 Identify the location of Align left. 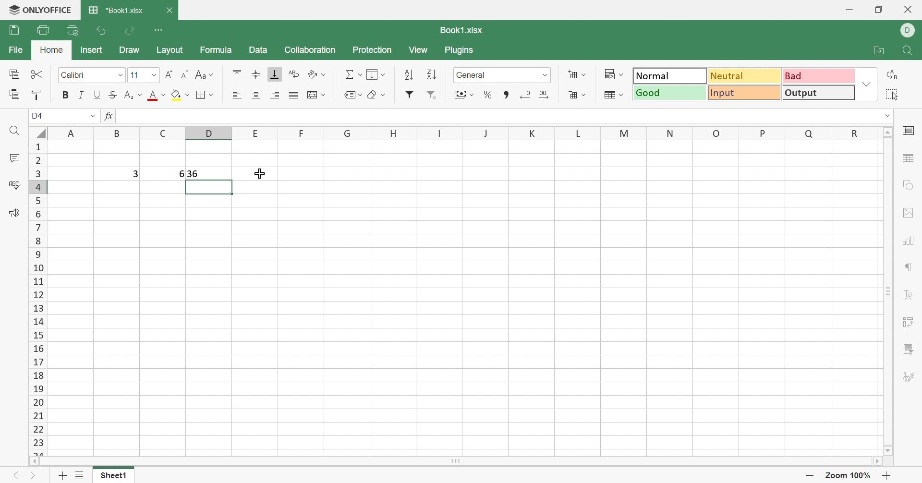
(239, 95).